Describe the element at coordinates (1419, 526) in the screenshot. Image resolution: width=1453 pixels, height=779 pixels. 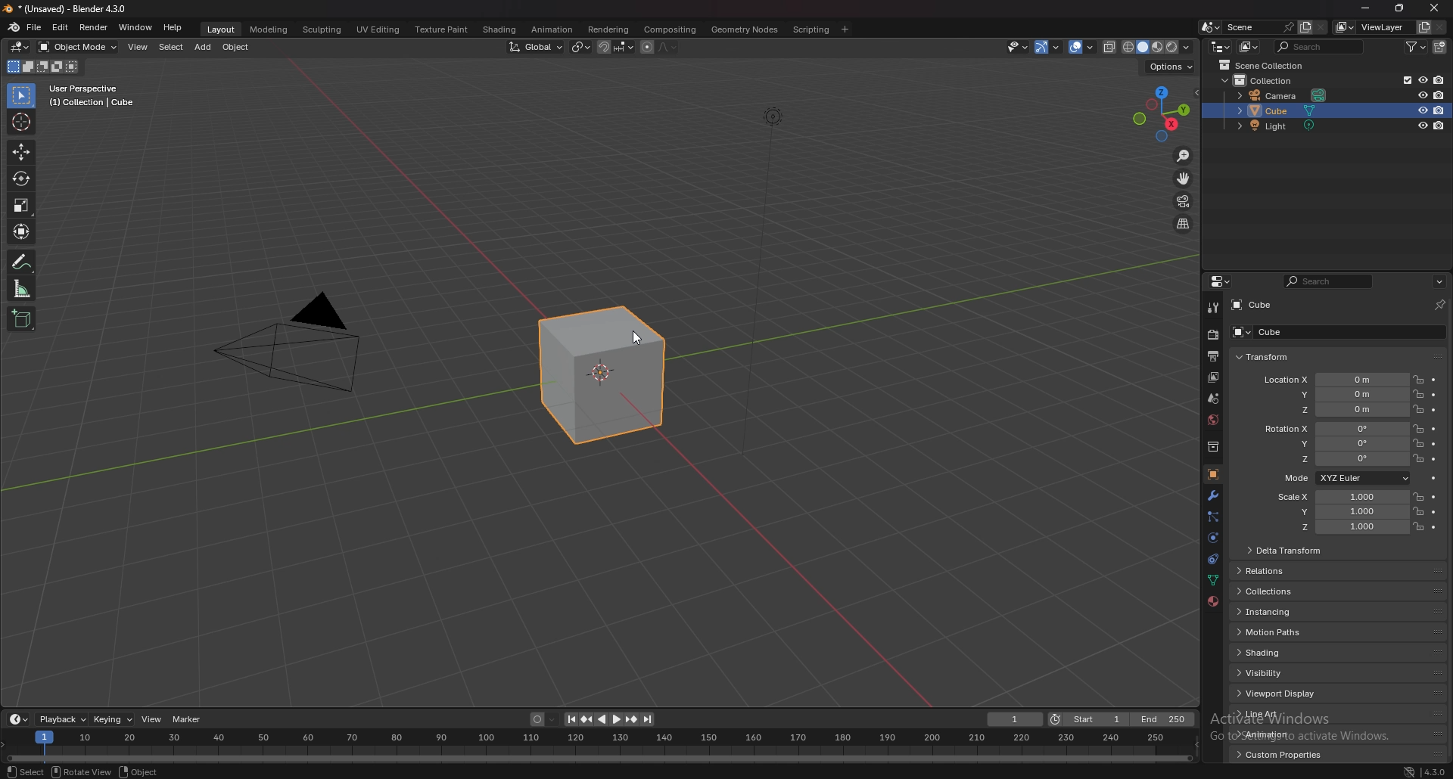
I see `lock` at that location.